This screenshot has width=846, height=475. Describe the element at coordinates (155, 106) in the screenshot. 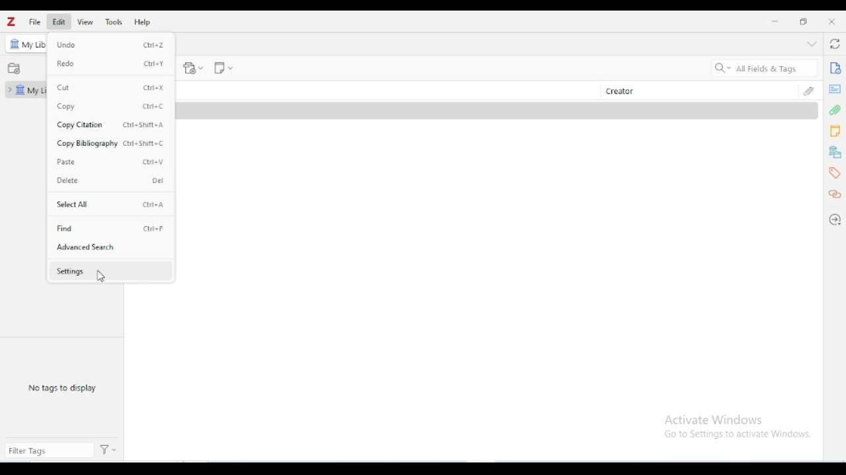

I see `ctrl+C` at that location.